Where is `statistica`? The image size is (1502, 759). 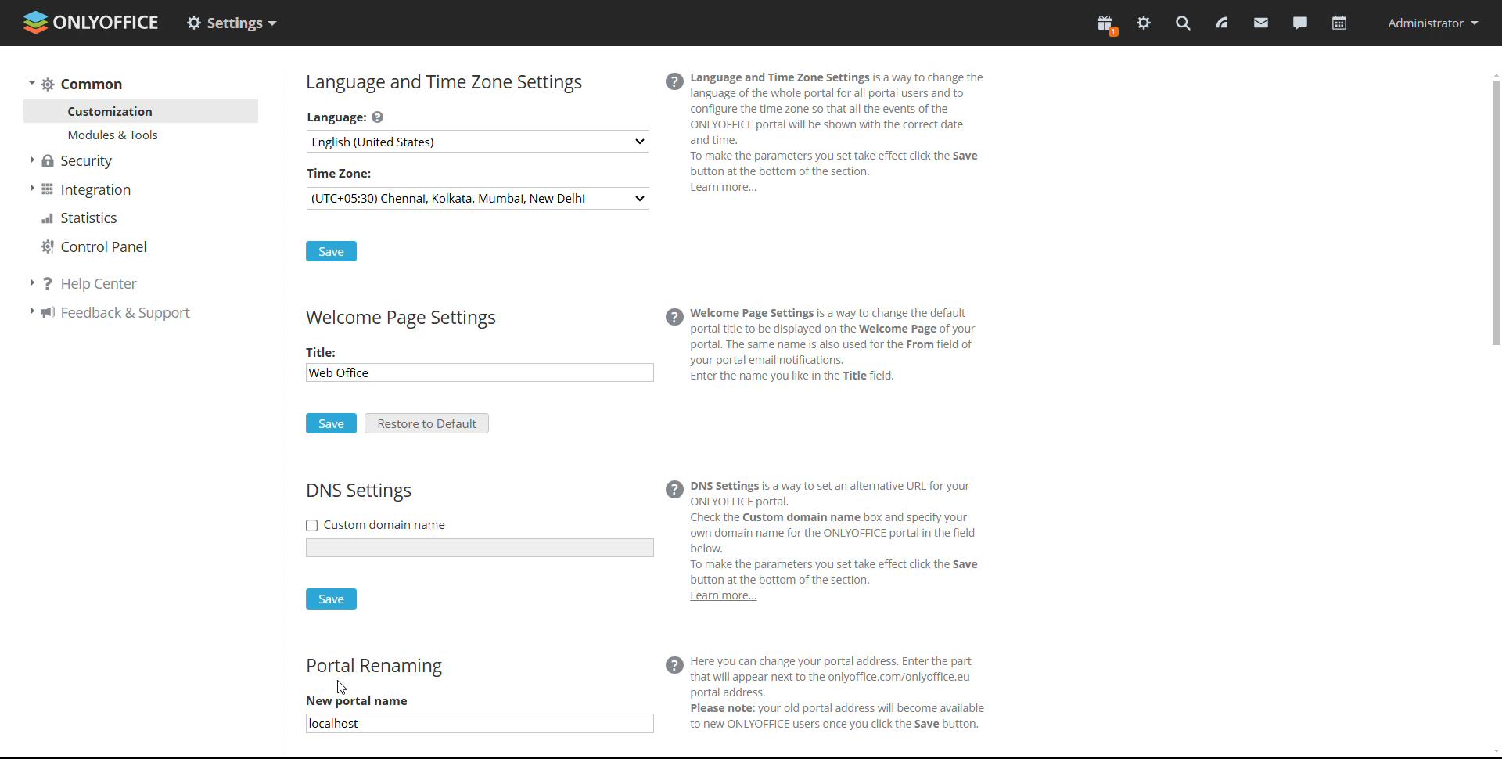
statistica is located at coordinates (81, 218).